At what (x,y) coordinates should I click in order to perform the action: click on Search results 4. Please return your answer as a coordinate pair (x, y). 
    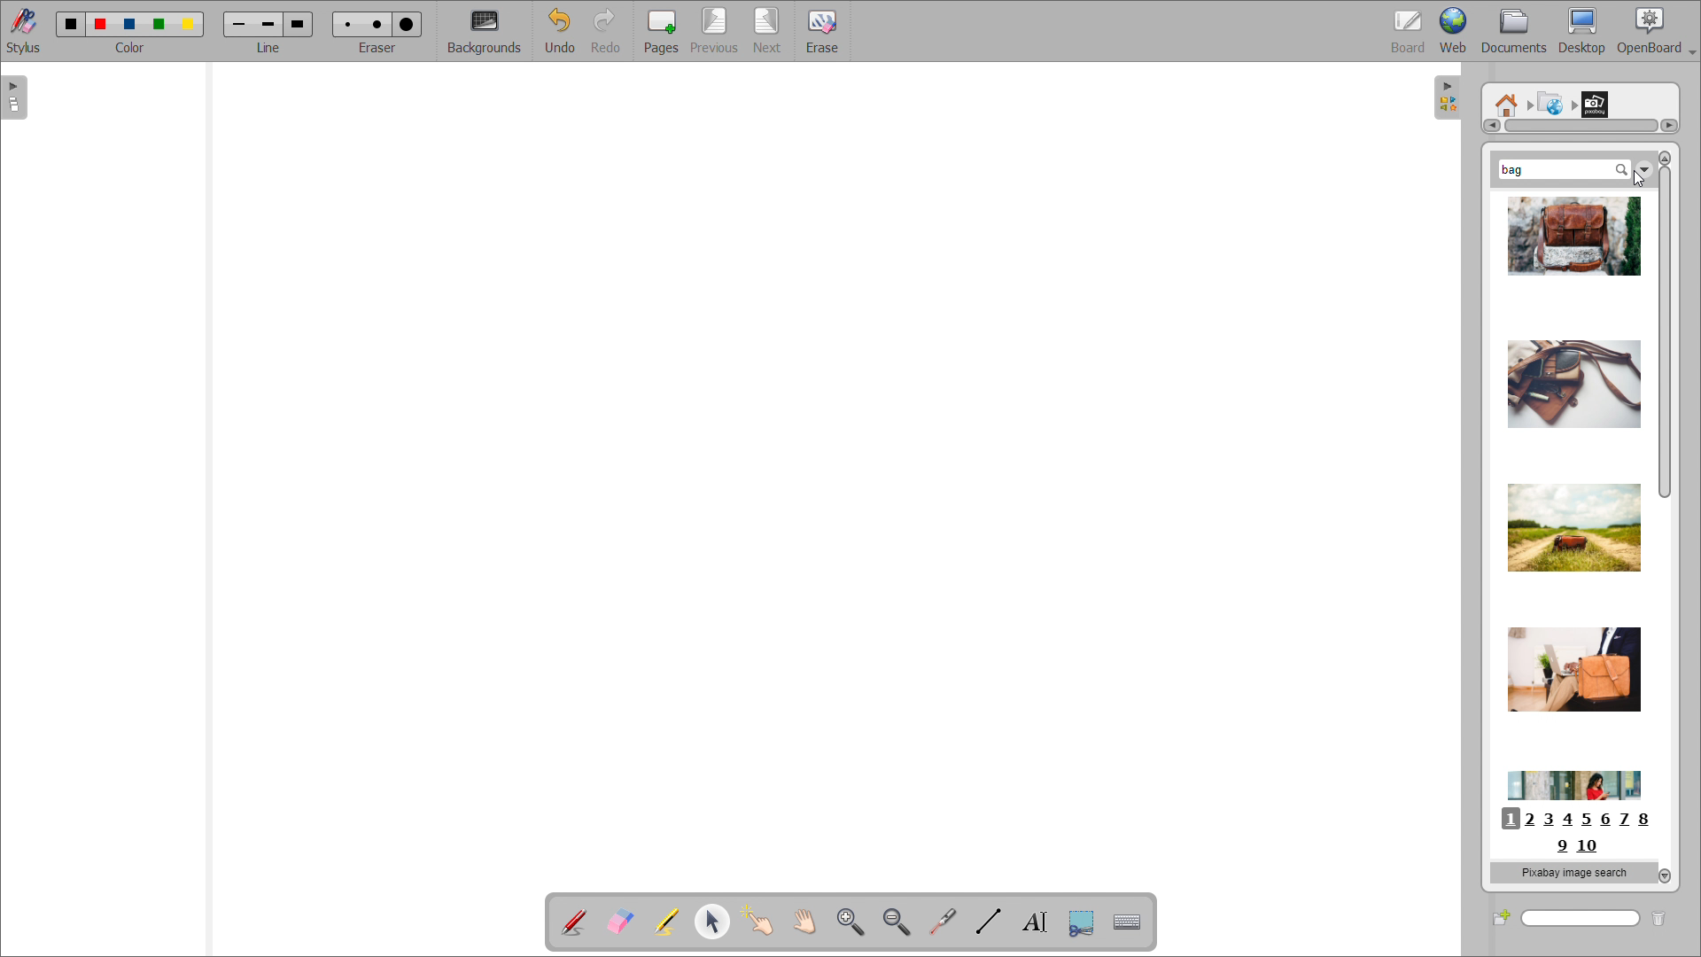
    Looking at the image, I should click on (1567, 668).